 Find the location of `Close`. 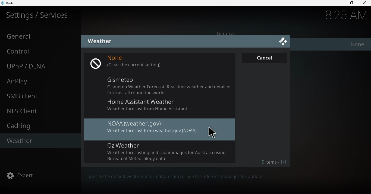

Close is located at coordinates (284, 42).